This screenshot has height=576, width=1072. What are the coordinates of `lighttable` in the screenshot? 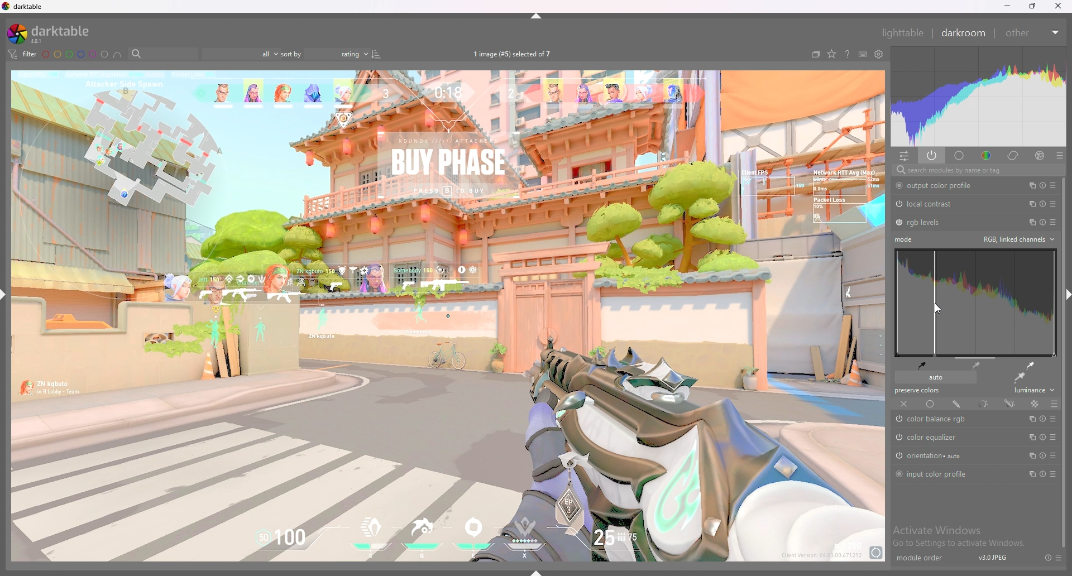 It's located at (903, 32).